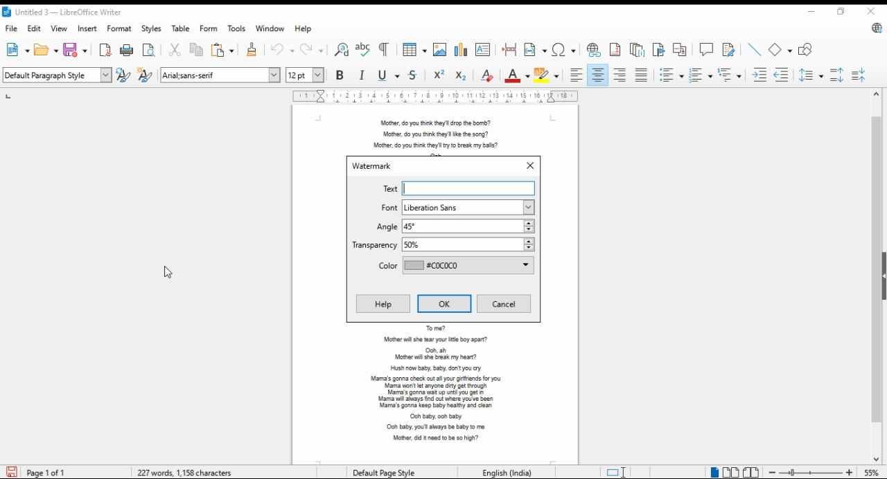 The width and height of the screenshot is (887, 479). Describe the element at coordinates (811, 75) in the screenshot. I see `set line spacing` at that location.